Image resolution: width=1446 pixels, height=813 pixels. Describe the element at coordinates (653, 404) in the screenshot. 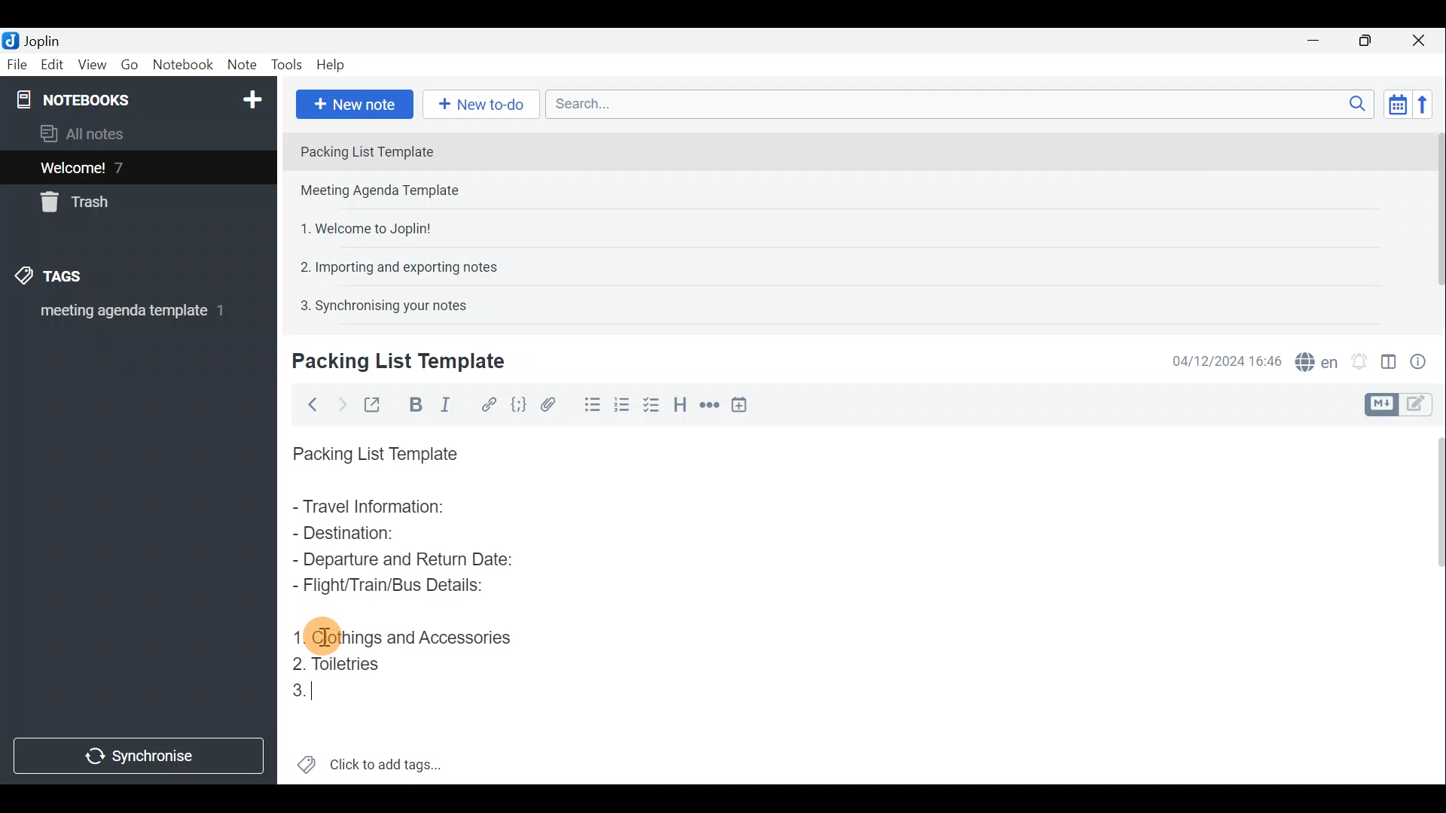

I see `Numbered list` at that location.